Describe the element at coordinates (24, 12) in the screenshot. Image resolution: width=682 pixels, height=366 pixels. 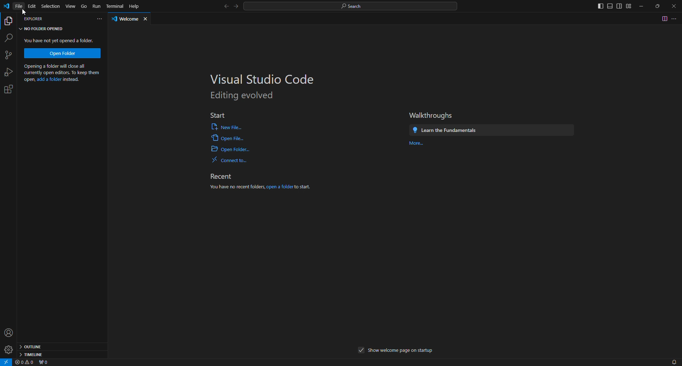
I see `cursor` at that location.